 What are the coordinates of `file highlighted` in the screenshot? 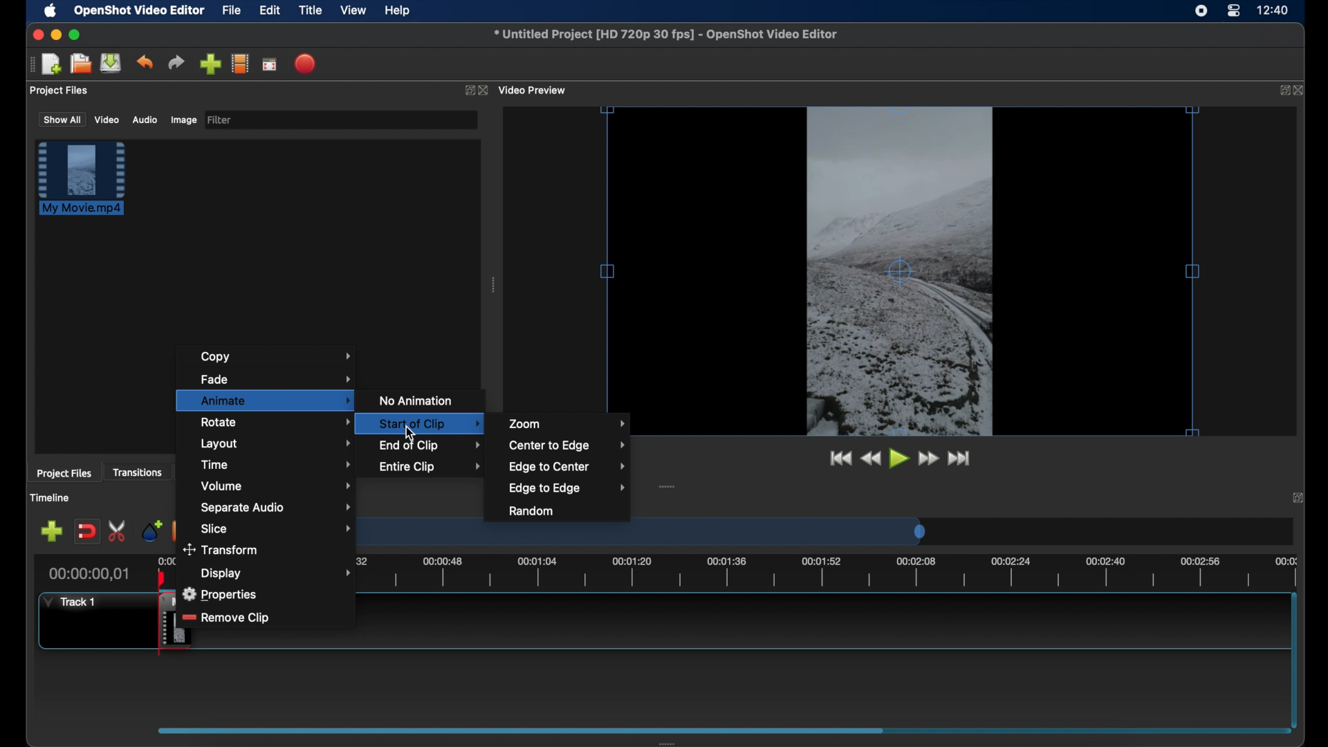 It's located at (82, 178).